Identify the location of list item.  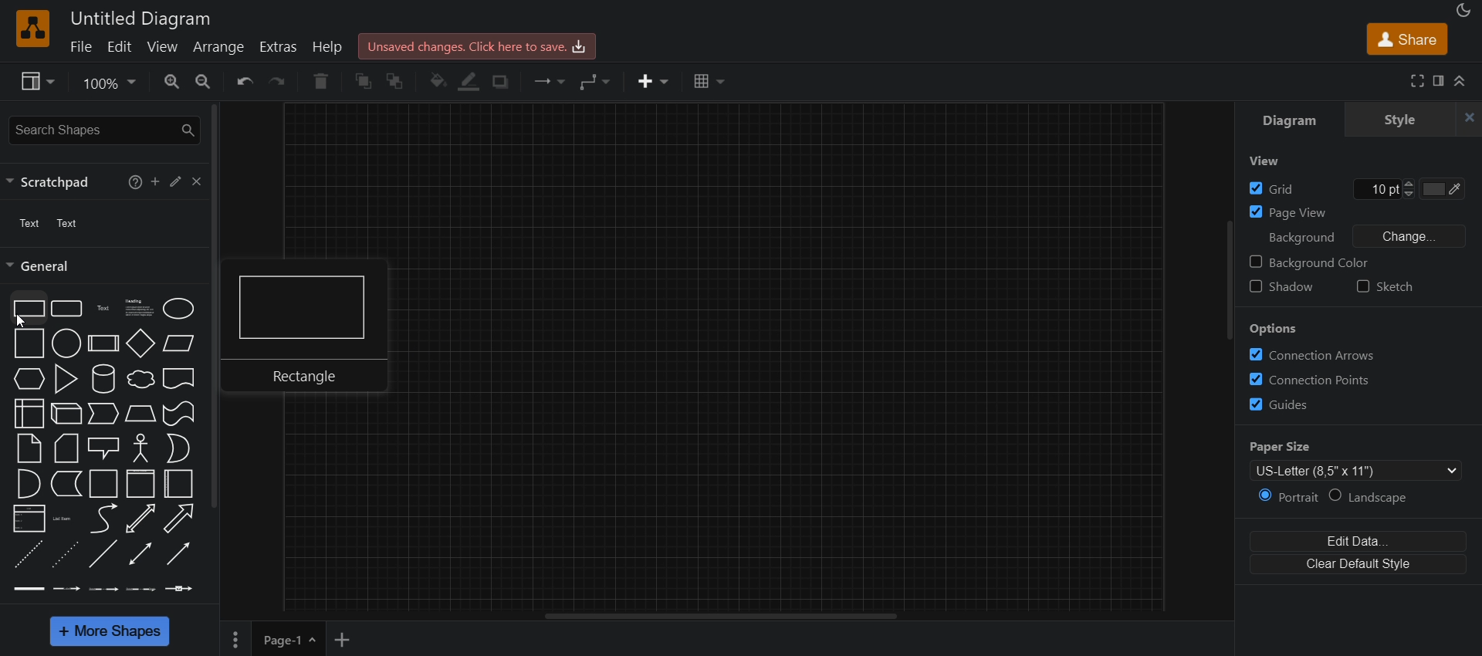
(64, 521).